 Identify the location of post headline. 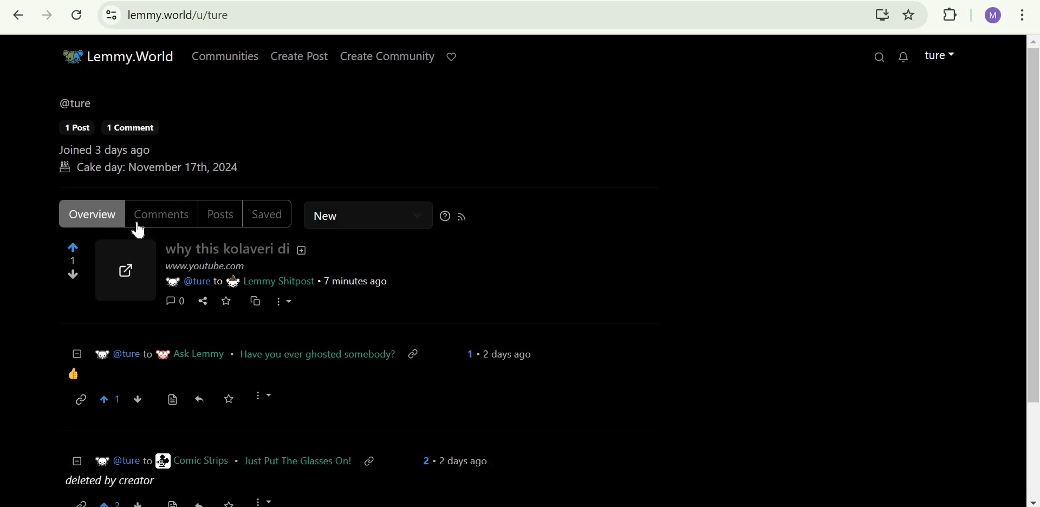
(296, 460).